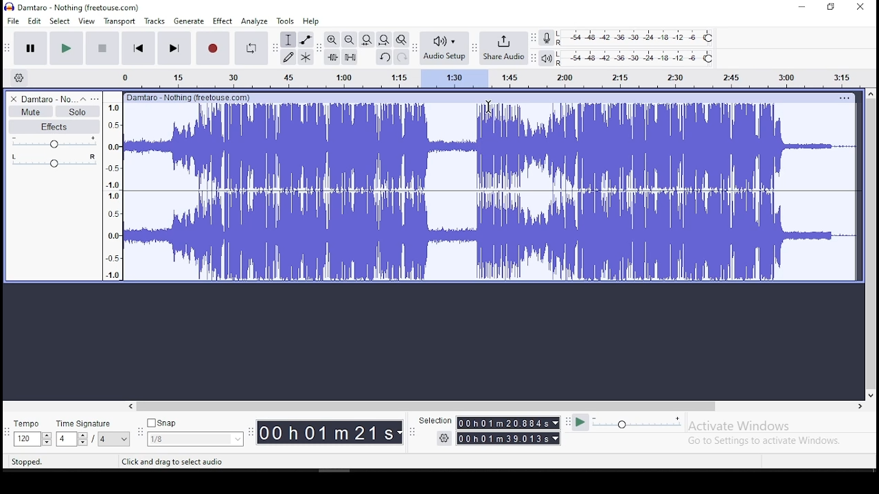 The width and height of the screenshot is (879, 494). What do you see at coordinates (366, 38) in the screenshot?
I see `fit selection to width` at bounding box center [366, 38].